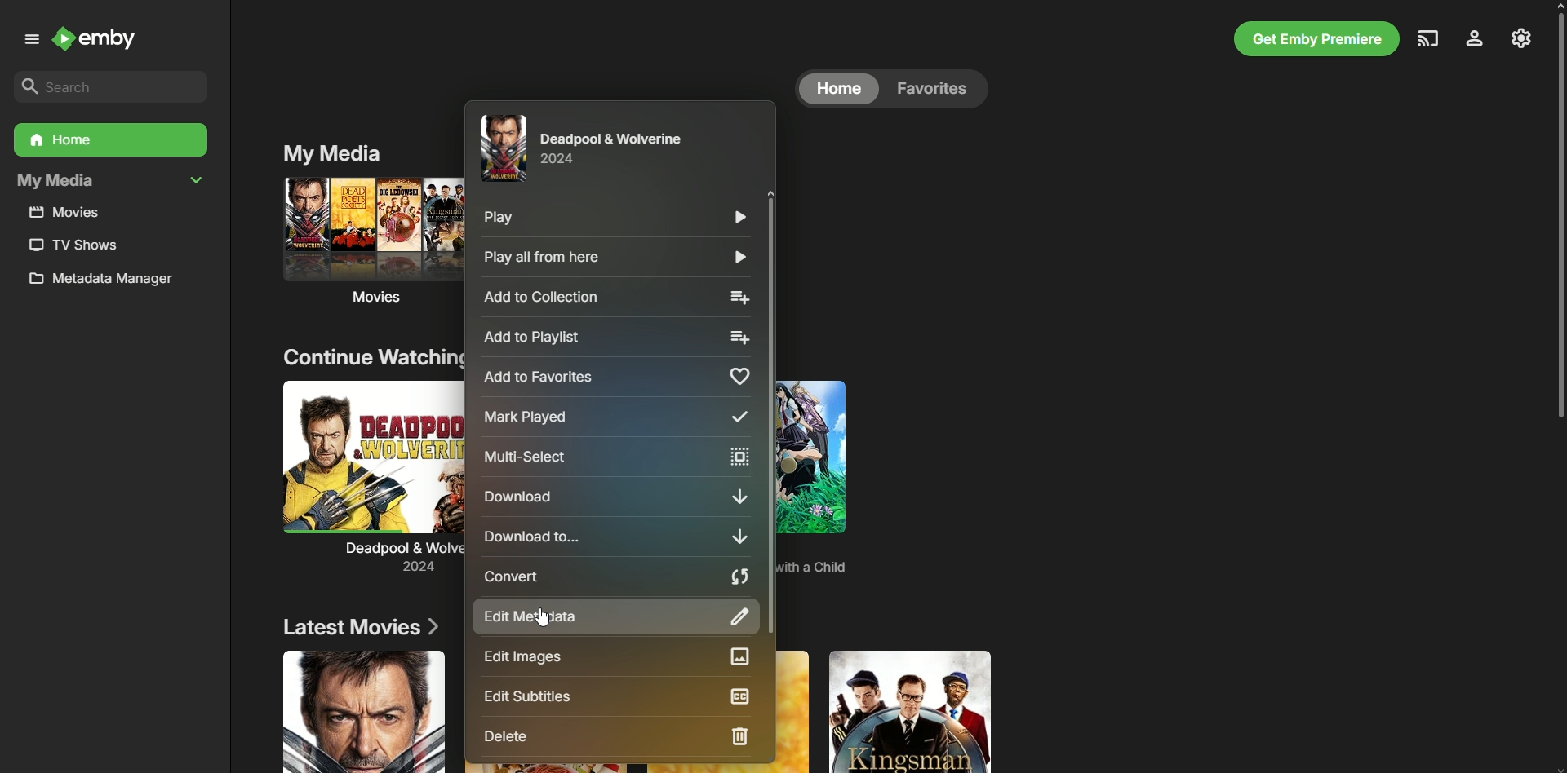  What do you see at coordinates (1472, 39) in the screenshot?
I see `Profile` at bounding box center [1472, 39].